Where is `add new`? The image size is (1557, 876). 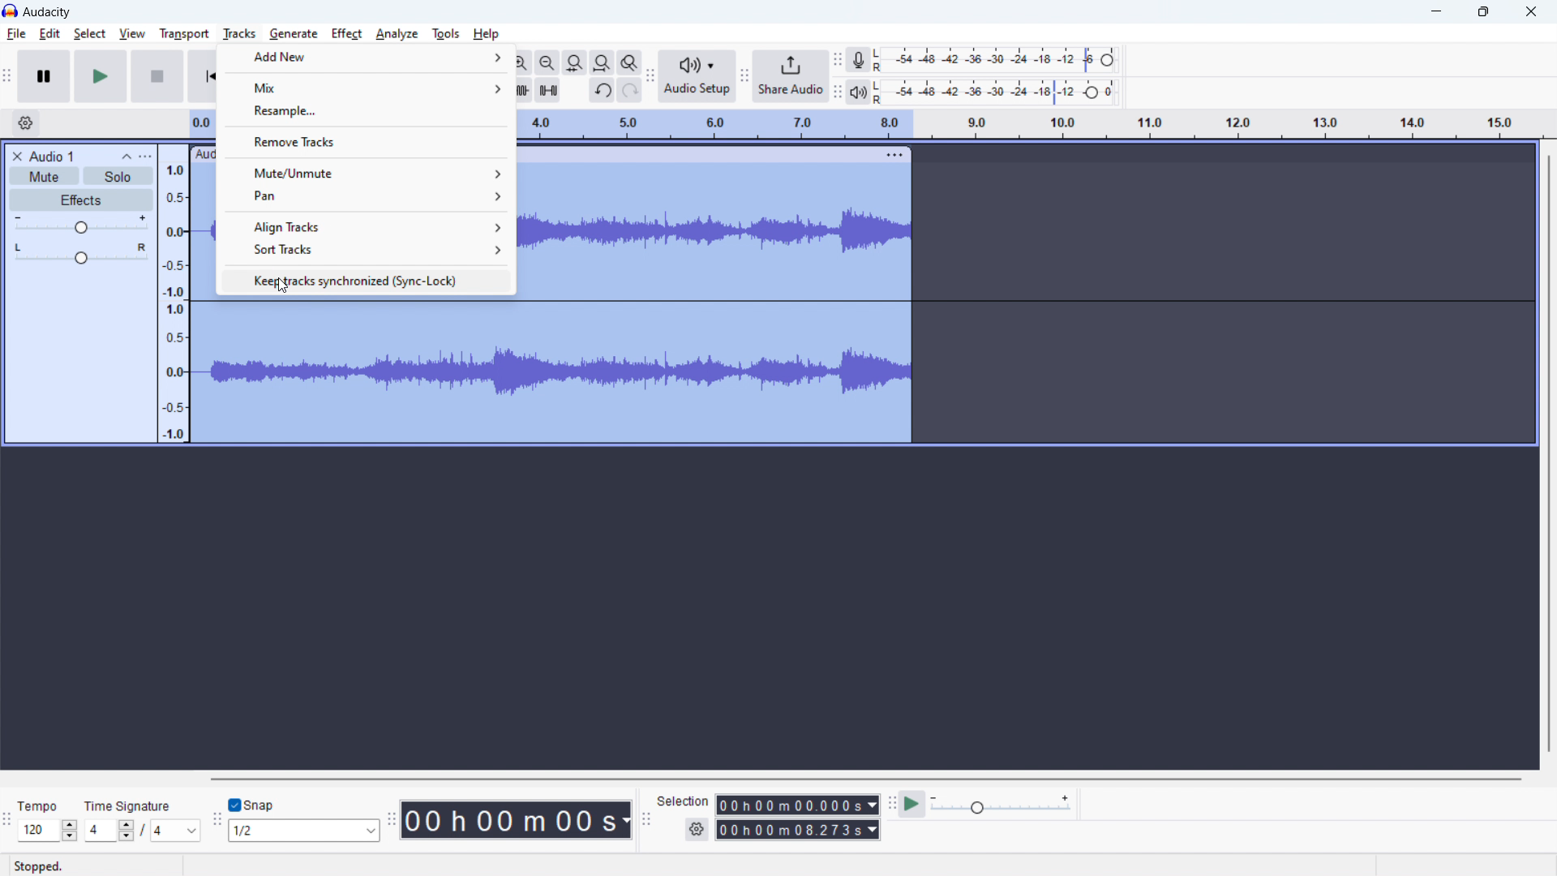
add new is located at coordinates (365, 56).